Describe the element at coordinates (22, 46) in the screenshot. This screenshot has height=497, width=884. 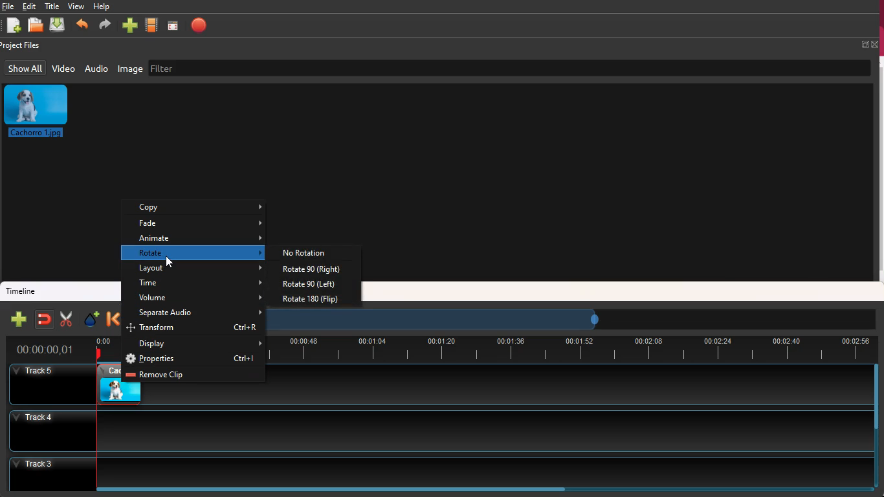
I see `project files` at that location.